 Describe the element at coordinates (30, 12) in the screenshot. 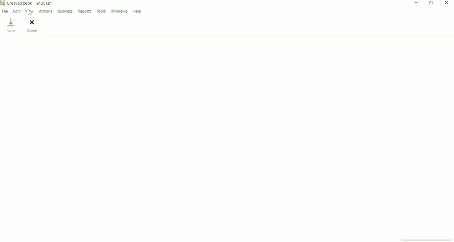

I see `cursor` at that location.